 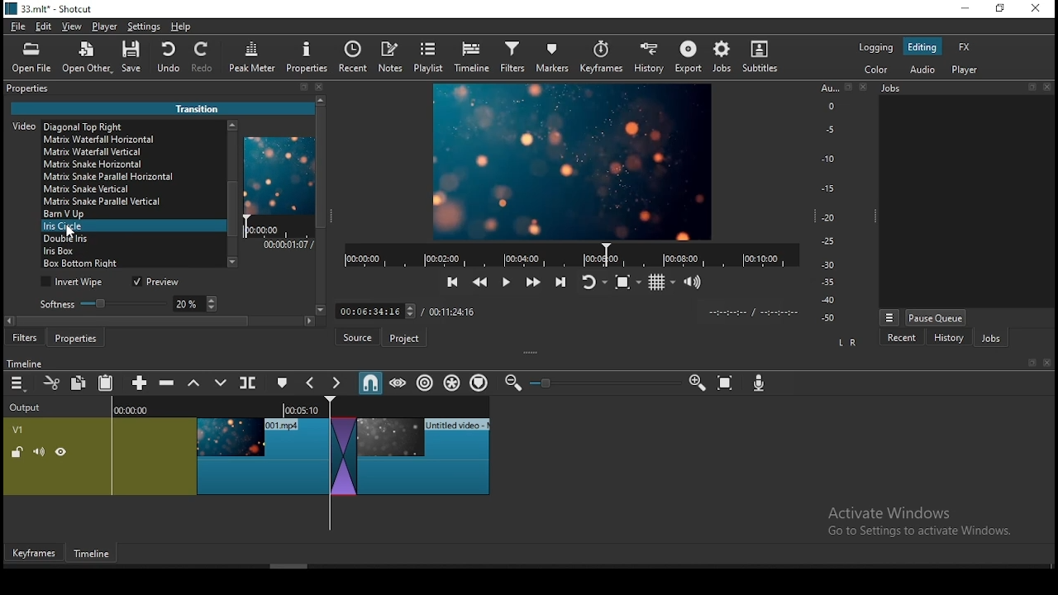 What do you see at coordinates (130, 202) in the screenshot?
I see `transition option` at bounding box center [130, 202].